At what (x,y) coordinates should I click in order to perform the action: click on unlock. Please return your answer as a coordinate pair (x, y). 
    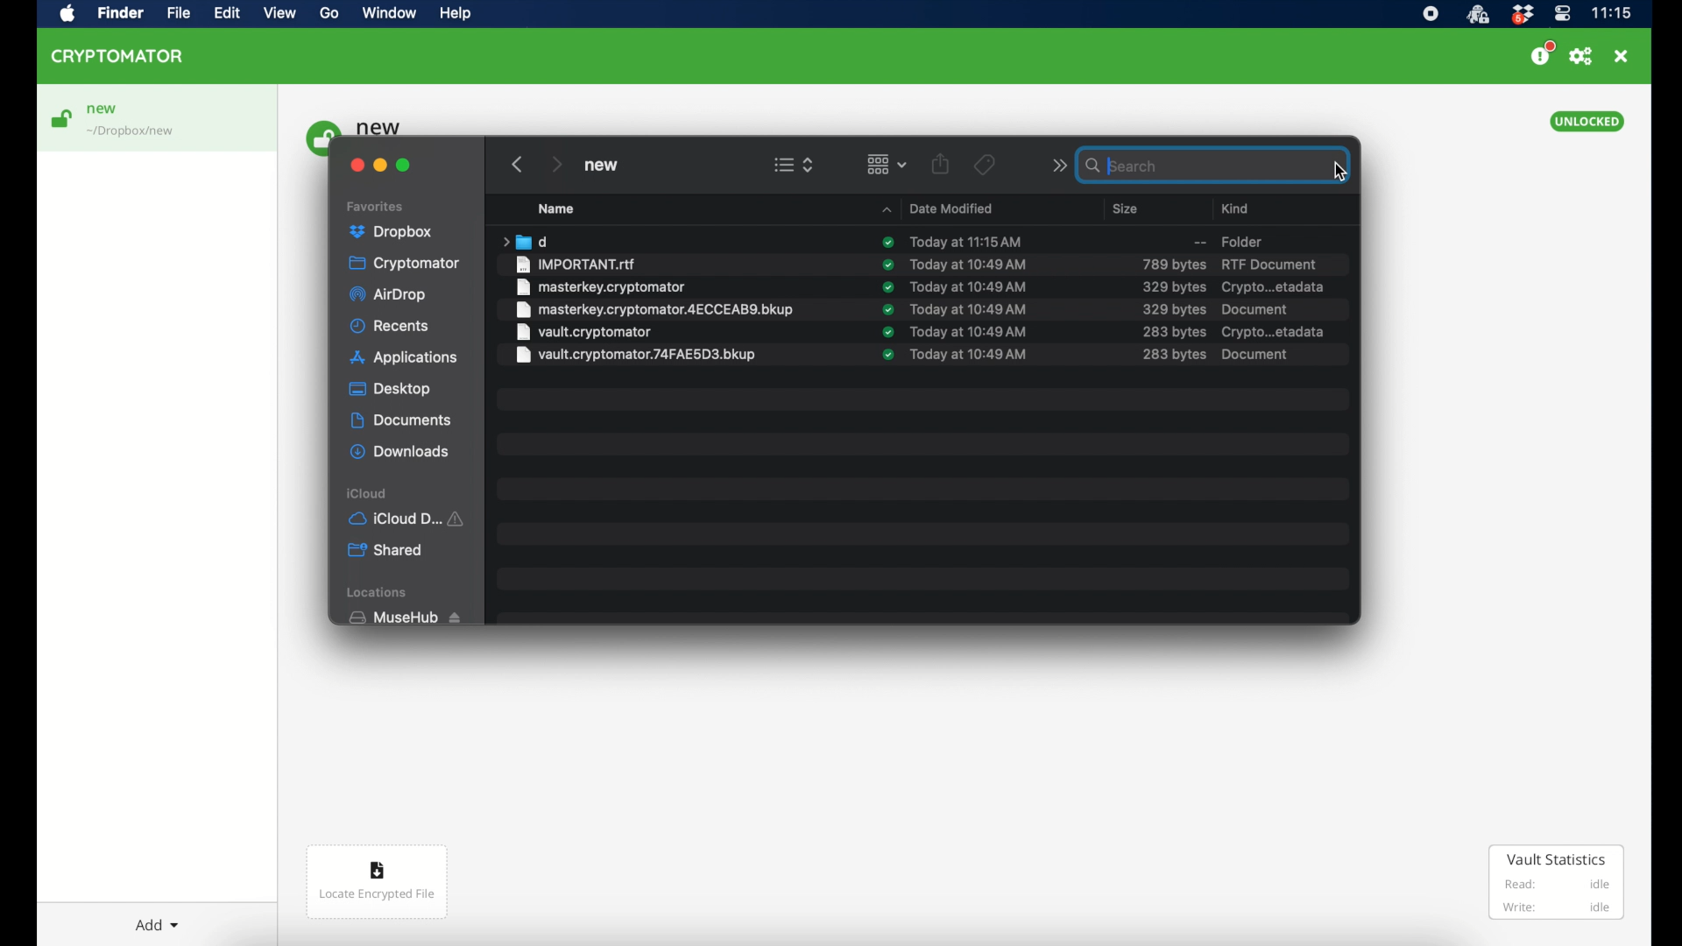
    Looking at the image, I should click on (60, 118).